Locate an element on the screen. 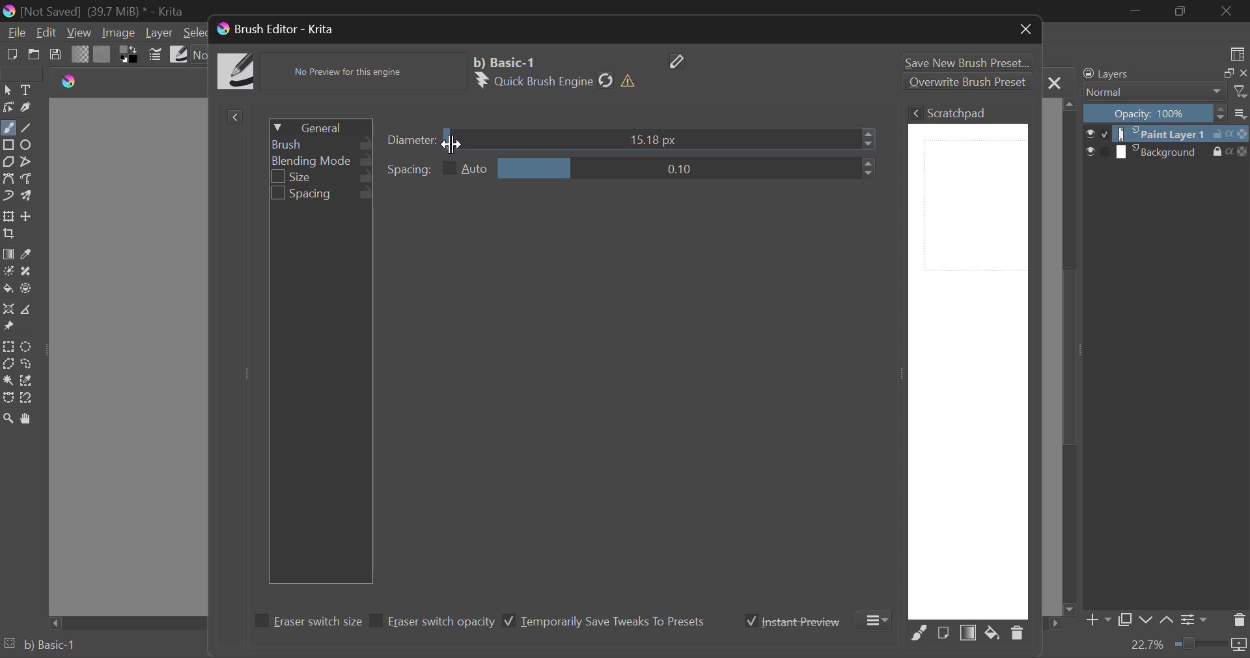 This screenshot has width=1250, height=658. MOUSE_DOWN on Diameter Slider is located at coordinates (449, 137).